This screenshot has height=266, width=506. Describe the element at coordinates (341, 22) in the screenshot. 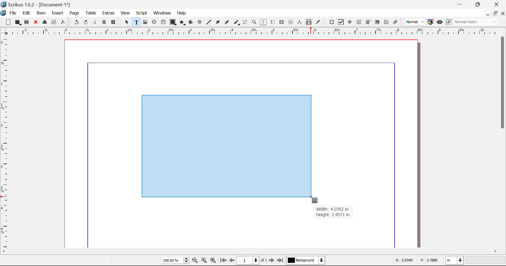

I see `Pdf Checkbox` at that location.